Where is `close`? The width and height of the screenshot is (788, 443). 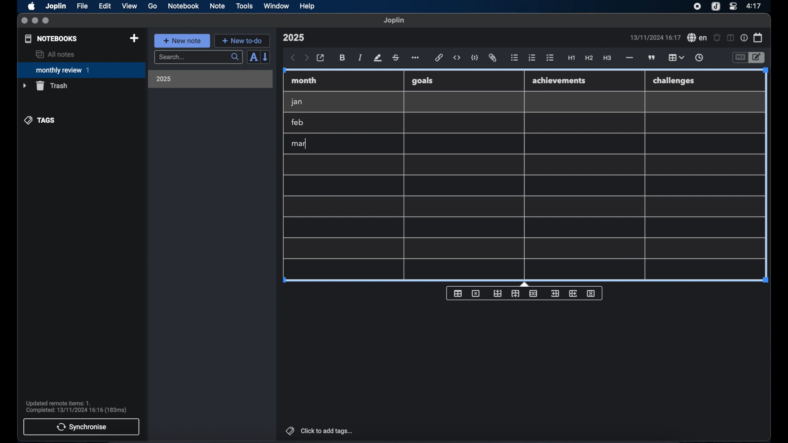 close is located at coordinates (24, 21).